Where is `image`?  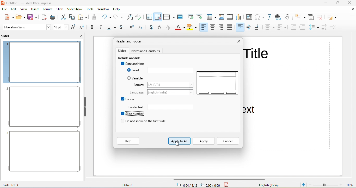
image is located at coordinates (222, 17).